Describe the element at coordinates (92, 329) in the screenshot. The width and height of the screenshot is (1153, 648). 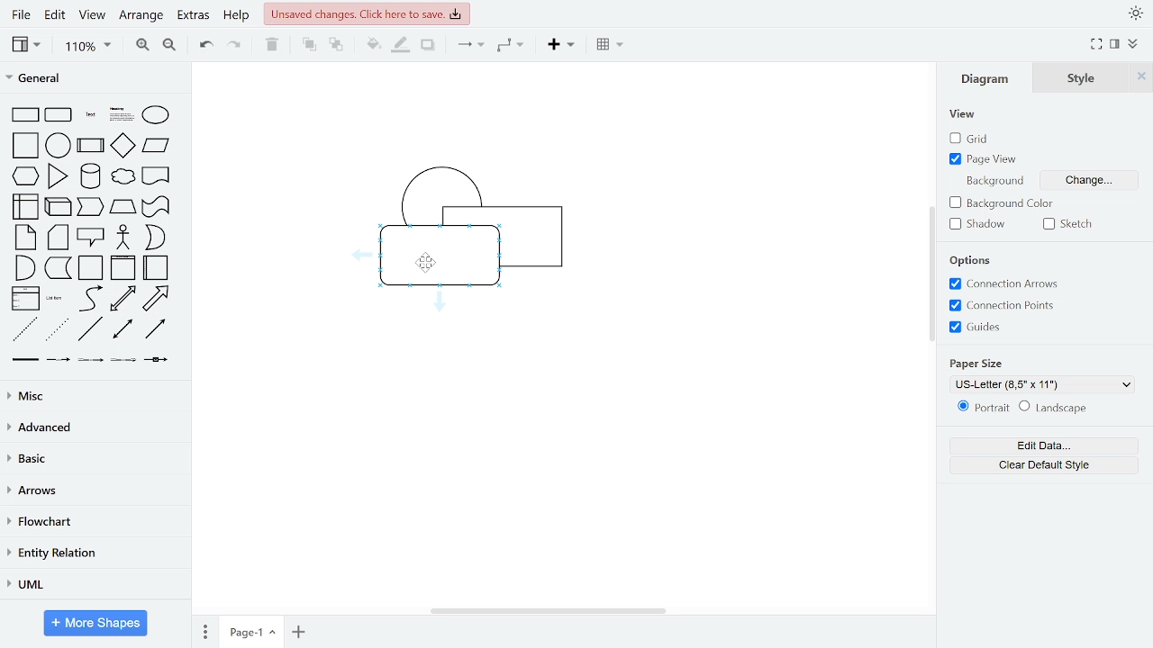
I see `line` at that location.